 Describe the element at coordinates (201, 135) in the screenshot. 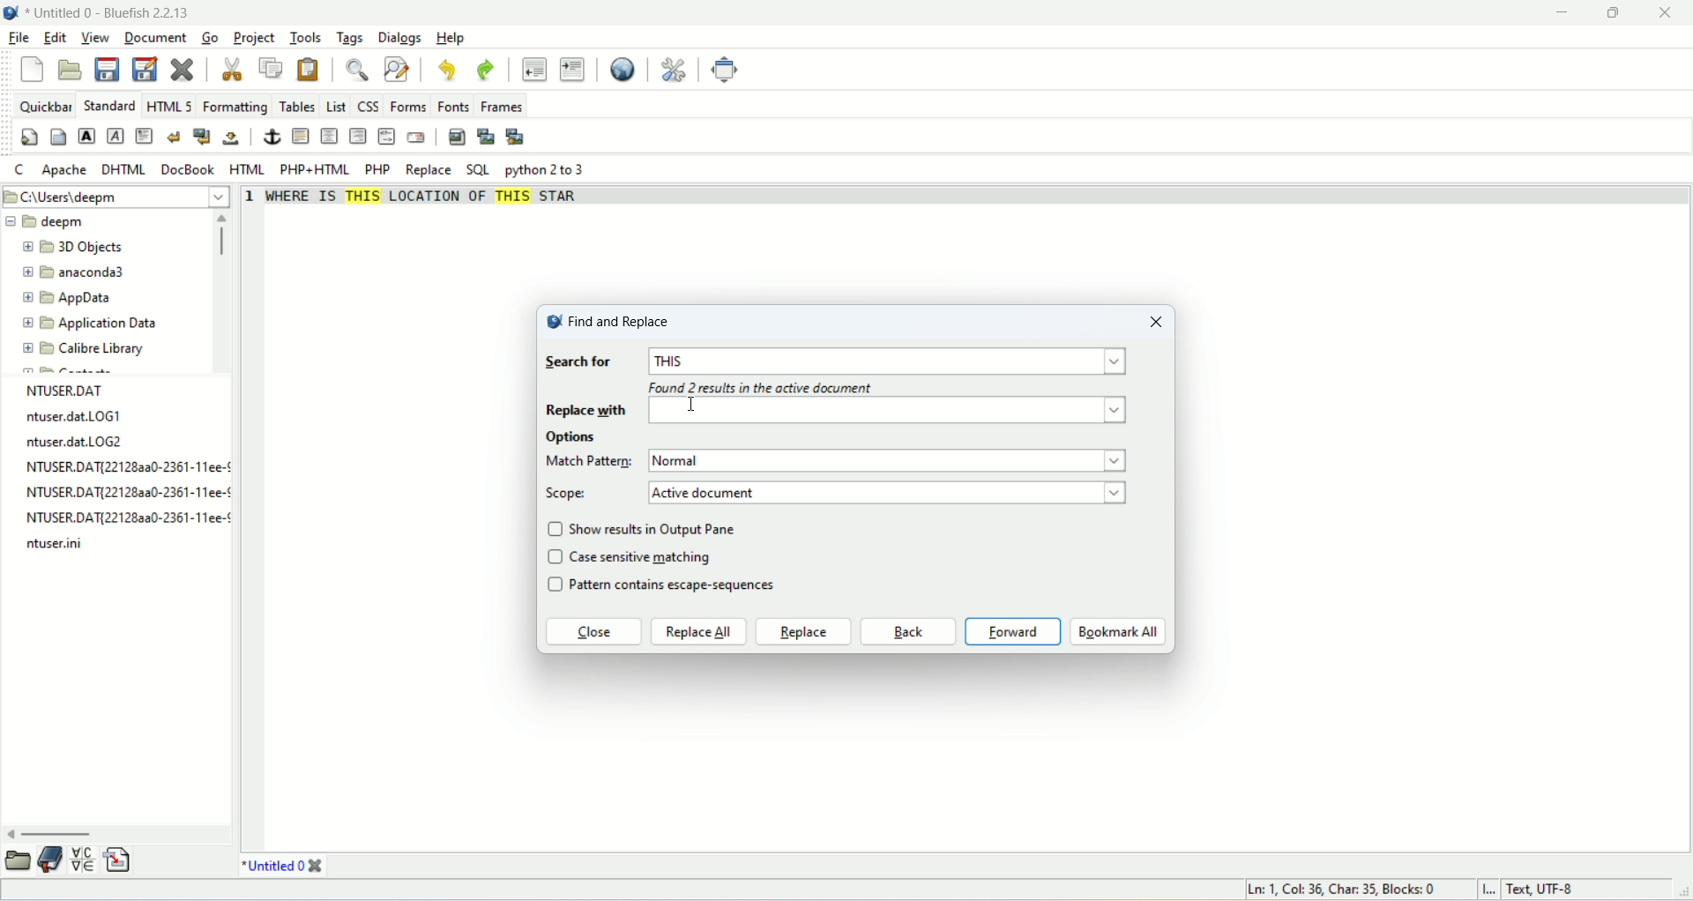

I see `break and clear` at that location.